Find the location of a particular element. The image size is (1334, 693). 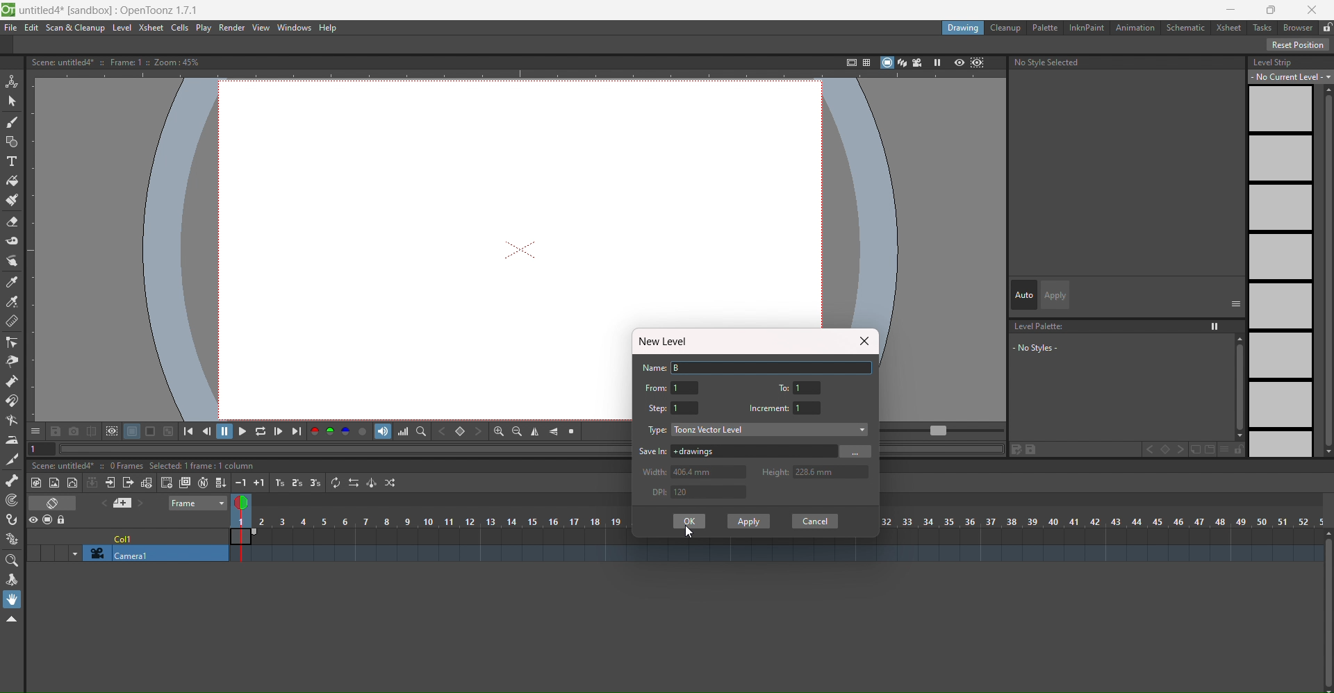

schematic is located at coordinates (1185, 27).